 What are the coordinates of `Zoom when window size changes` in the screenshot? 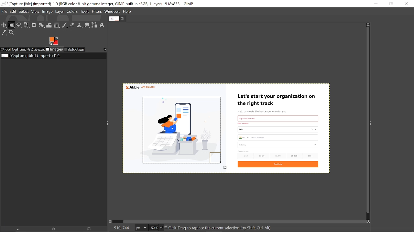 It's located at (368, 24).